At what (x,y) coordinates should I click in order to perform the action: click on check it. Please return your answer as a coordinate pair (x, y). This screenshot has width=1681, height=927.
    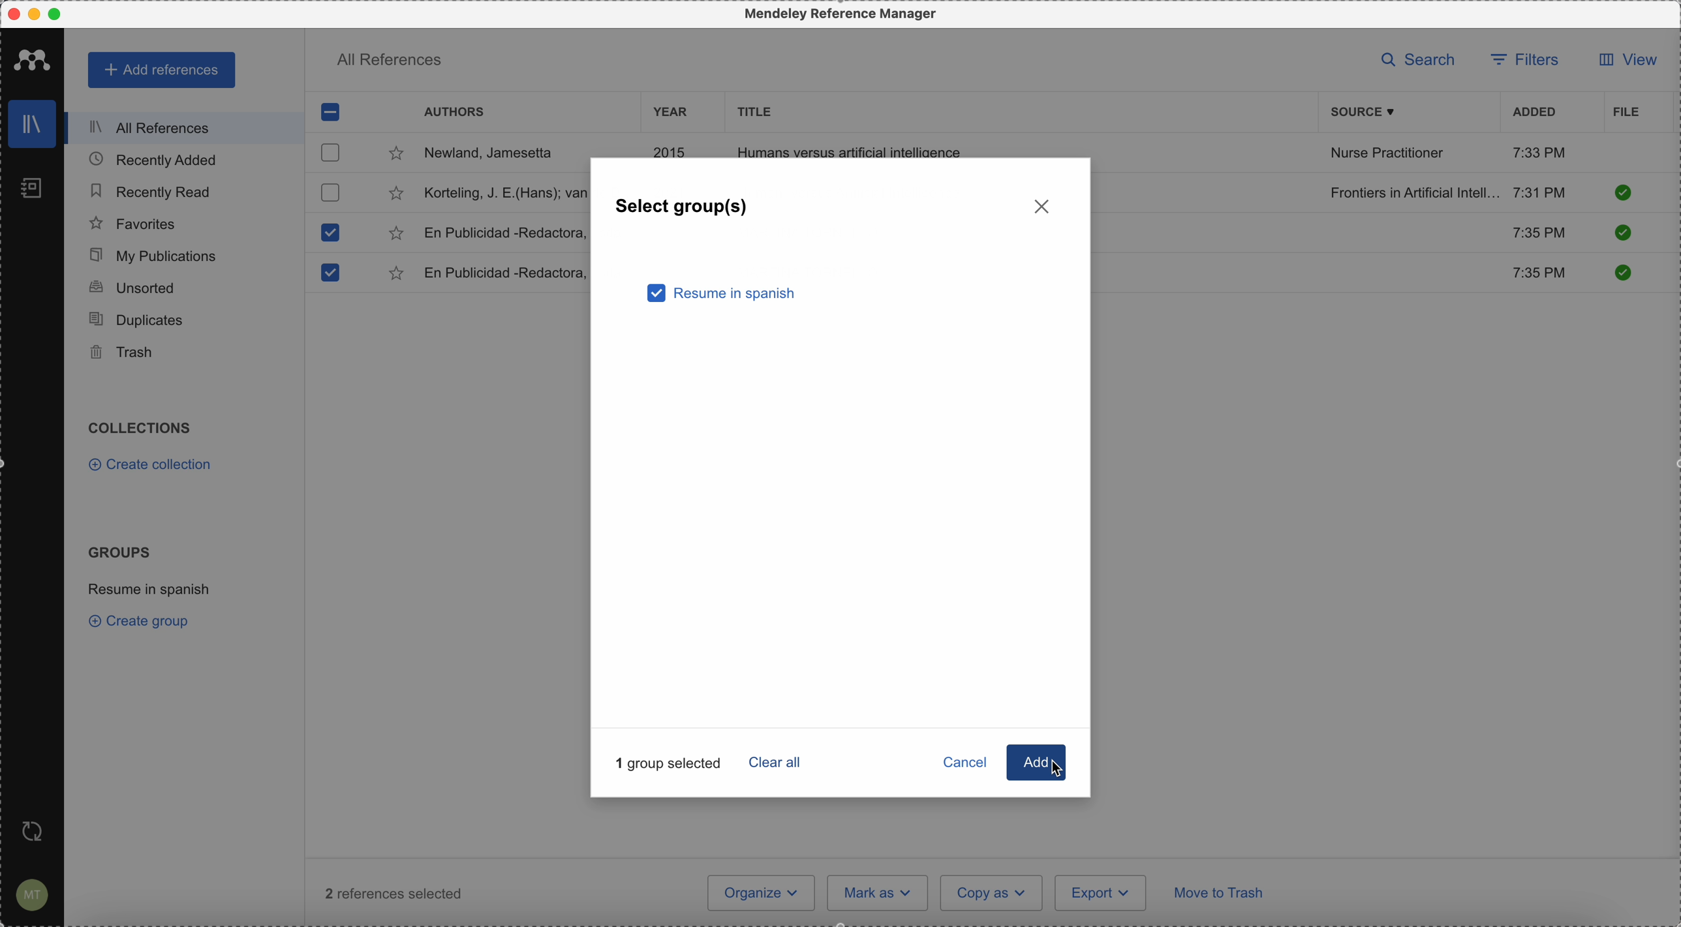
    Looking at the image, I should click on (1620, 234).